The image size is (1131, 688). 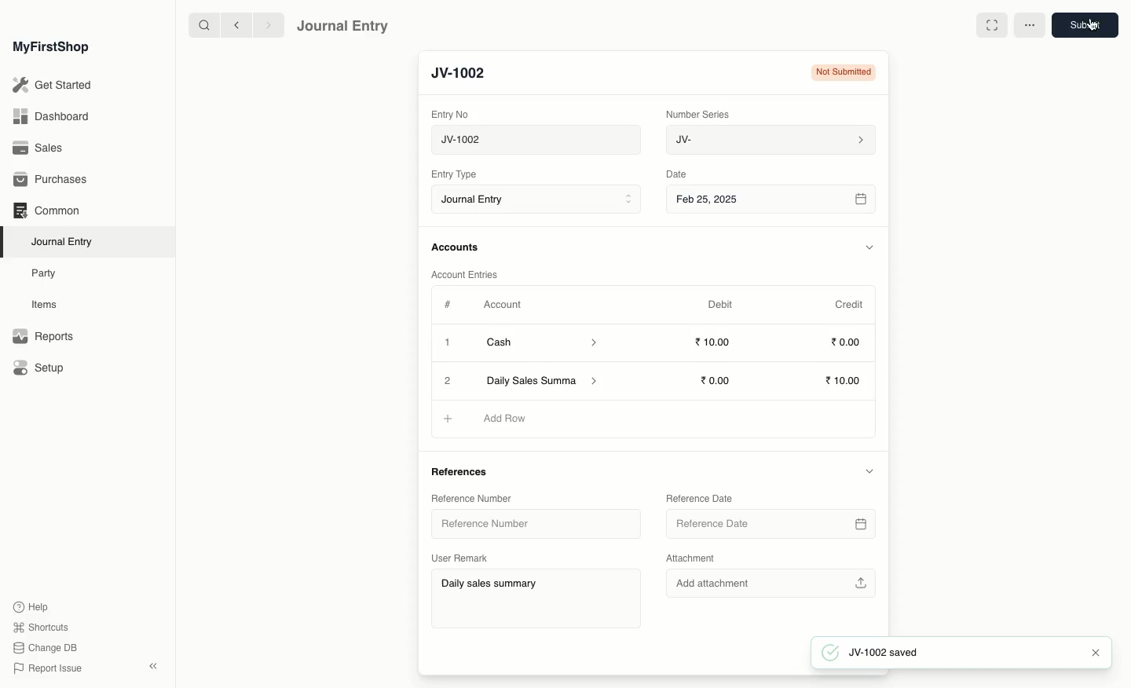 What do you see at coordinates (53, 86) in the screenshot?
I see `Get Started` at bounding box center [53, 86].